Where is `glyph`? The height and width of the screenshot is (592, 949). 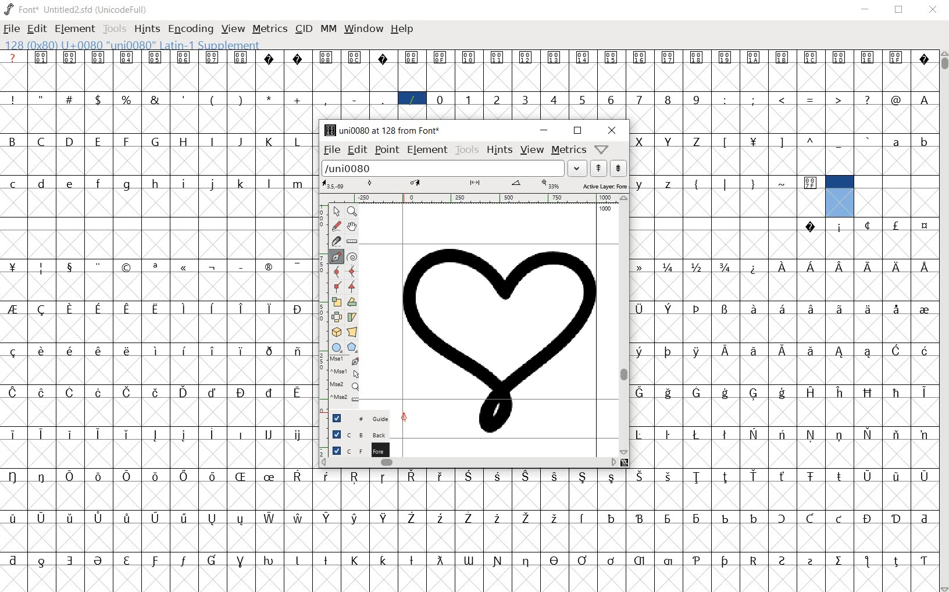 glyph is located at coordinates (697, 352).